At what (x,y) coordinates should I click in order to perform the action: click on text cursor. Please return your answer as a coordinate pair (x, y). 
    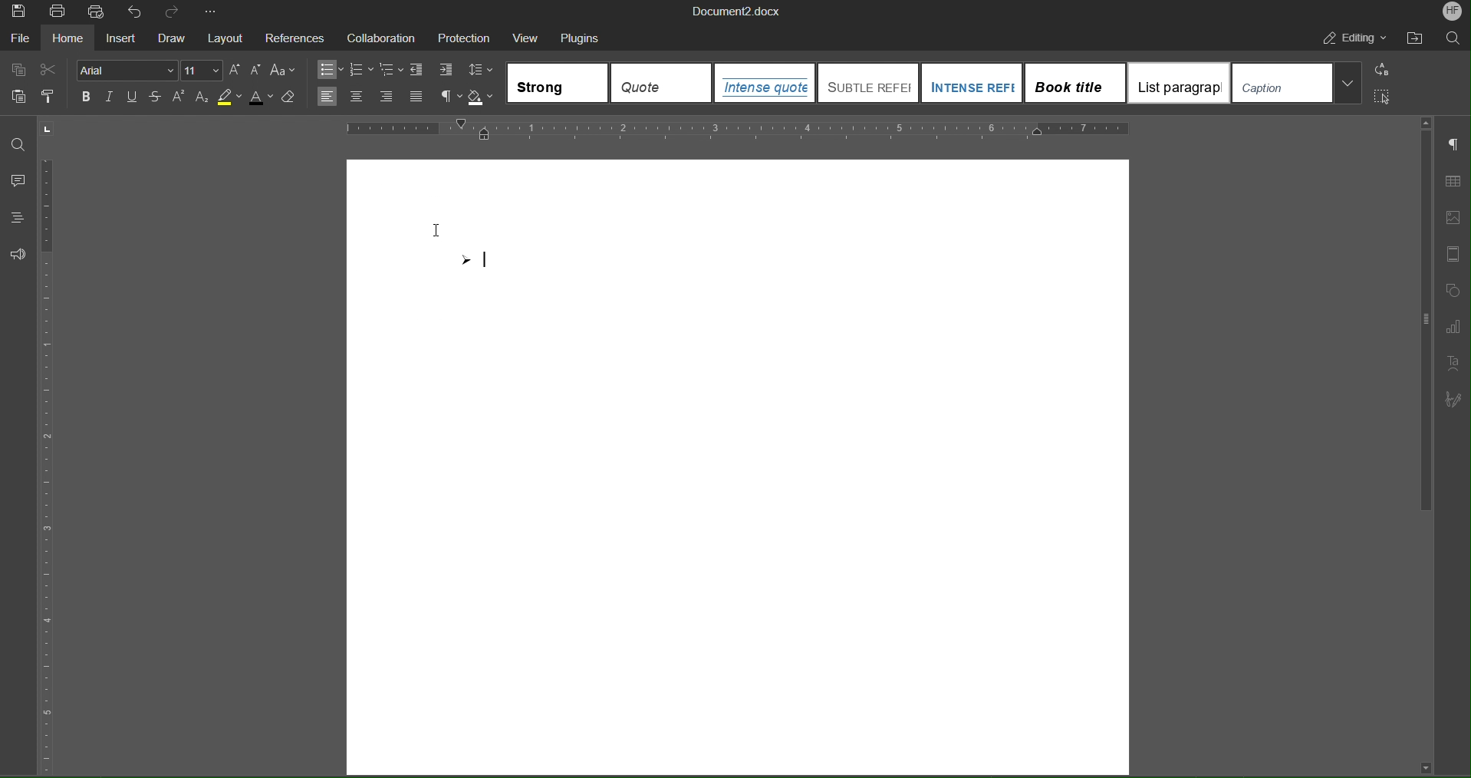
    Looking at the image, I should click on (445, 226).